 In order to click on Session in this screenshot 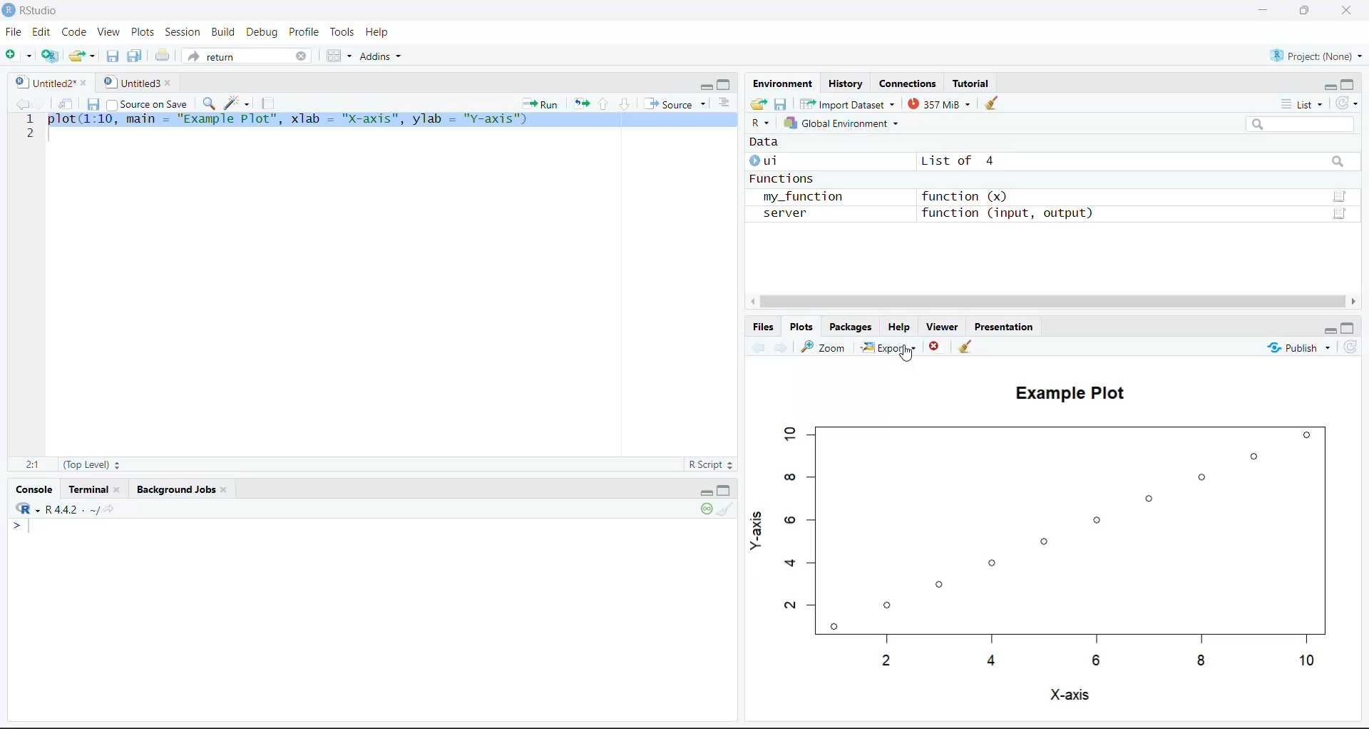, I will do `click(183, 31)`.